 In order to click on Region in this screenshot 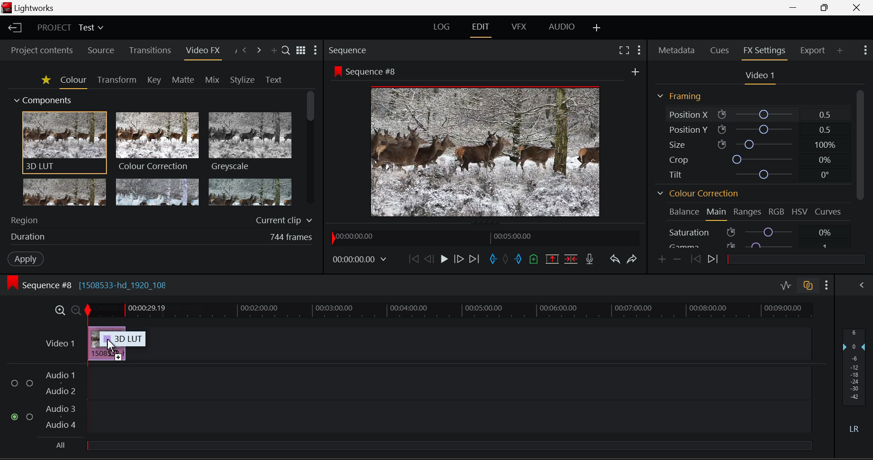, I will do `click(160, 220)`.